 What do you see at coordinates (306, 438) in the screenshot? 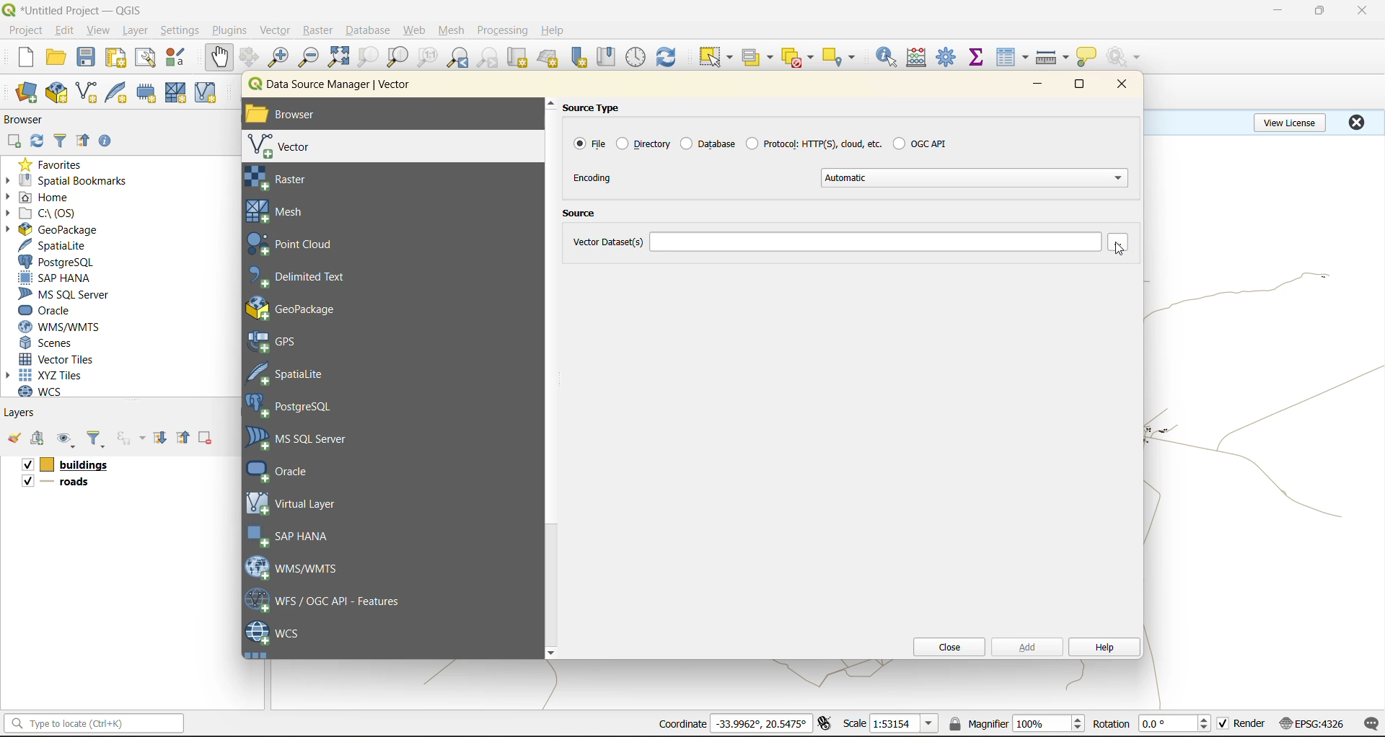
I see `ms sql server` at bounding box center [306, 438].